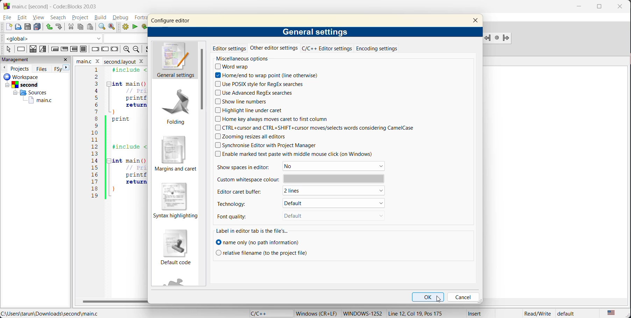 The image size is (631, 318). Describe the element at coordinates (43, 50) in the screenshot. I see `selection` at that location.